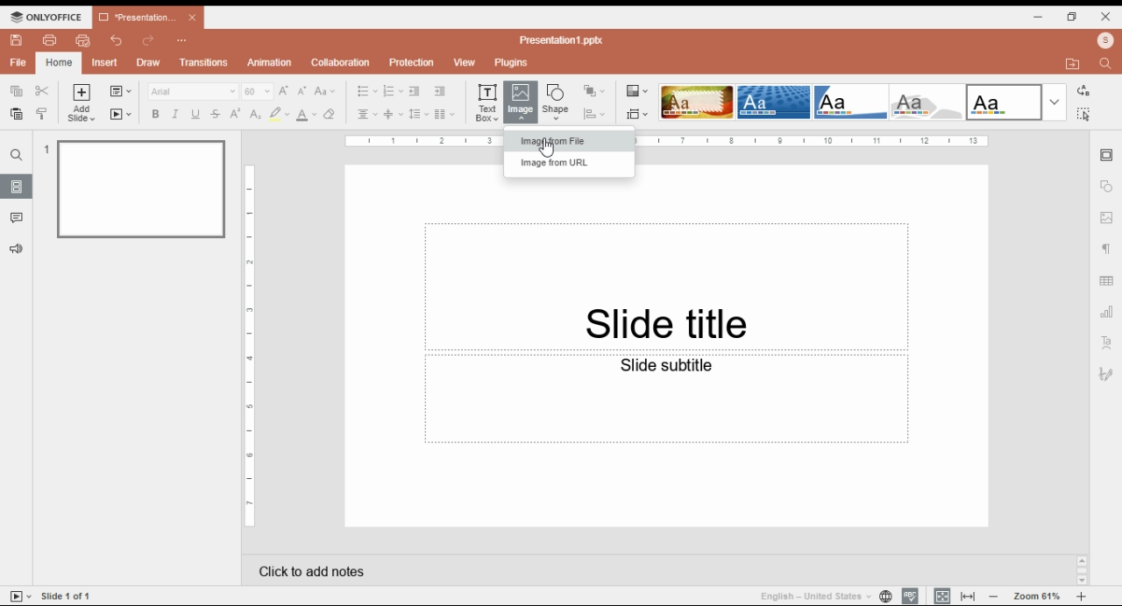 The width and height of the screenshot is (1122, 606). Describe the element at coordinates (325, 91) in the screenshot. I see `change case` at that location.